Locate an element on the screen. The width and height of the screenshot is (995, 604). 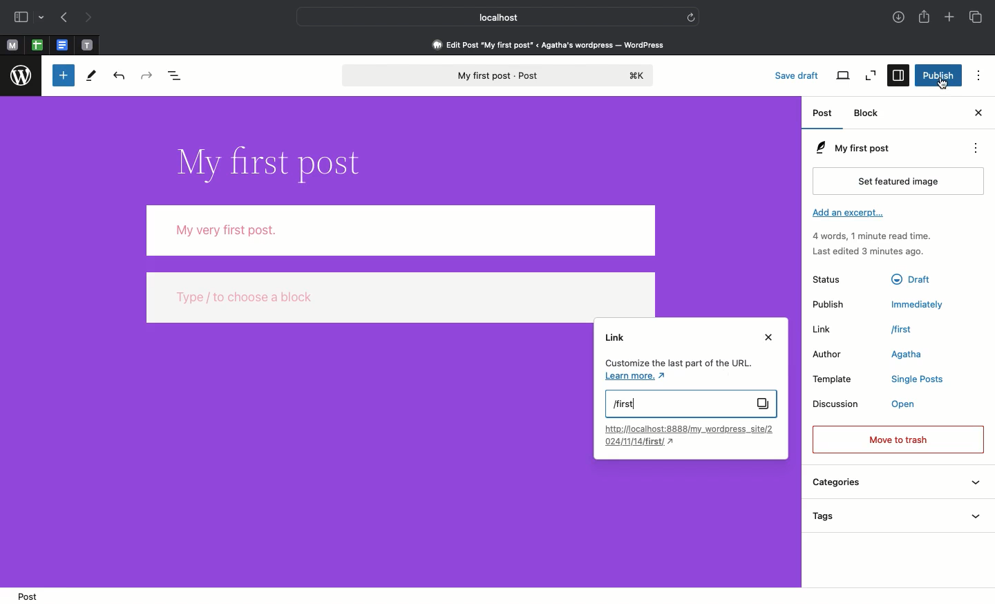
View is located at coordinates (842, 77).